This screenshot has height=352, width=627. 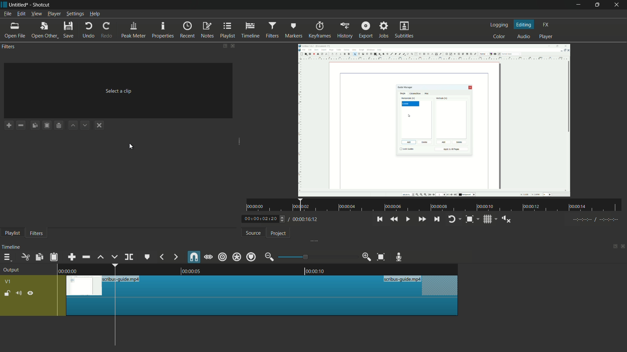 What do you see at coordinates (90, 30) in the screenshot?
I see `undo` at bounding box center [90, 30].